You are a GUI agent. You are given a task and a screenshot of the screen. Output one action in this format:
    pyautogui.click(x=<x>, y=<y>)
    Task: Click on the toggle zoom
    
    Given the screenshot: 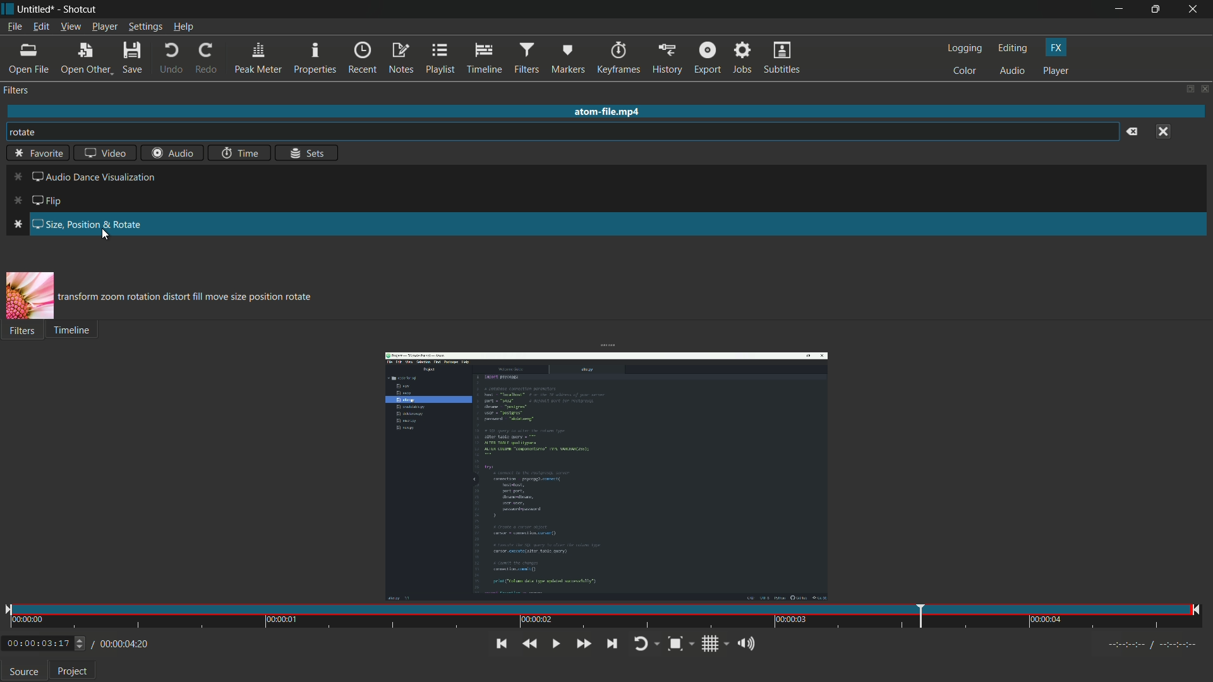 What is the action you would take?
    pyautogui.click(x=681, y=643)
    